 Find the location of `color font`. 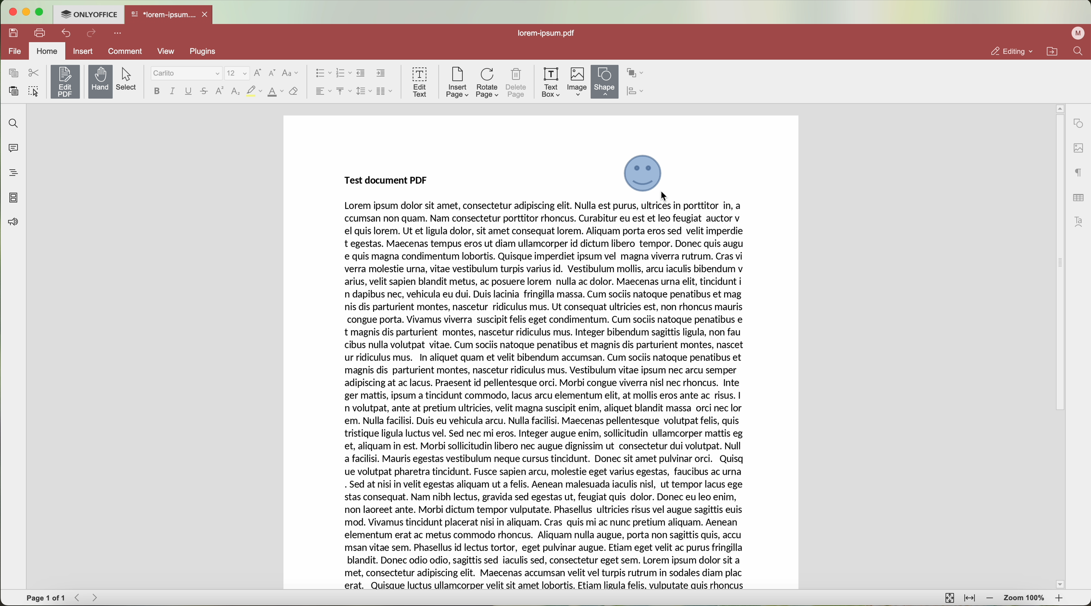

color font is located at coordinates (275, 92).